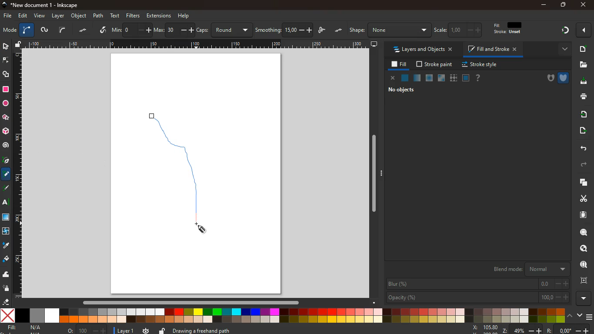 The height and width of the screenshot is (334, 594). I want to click on stroke style, so click(481, 65).